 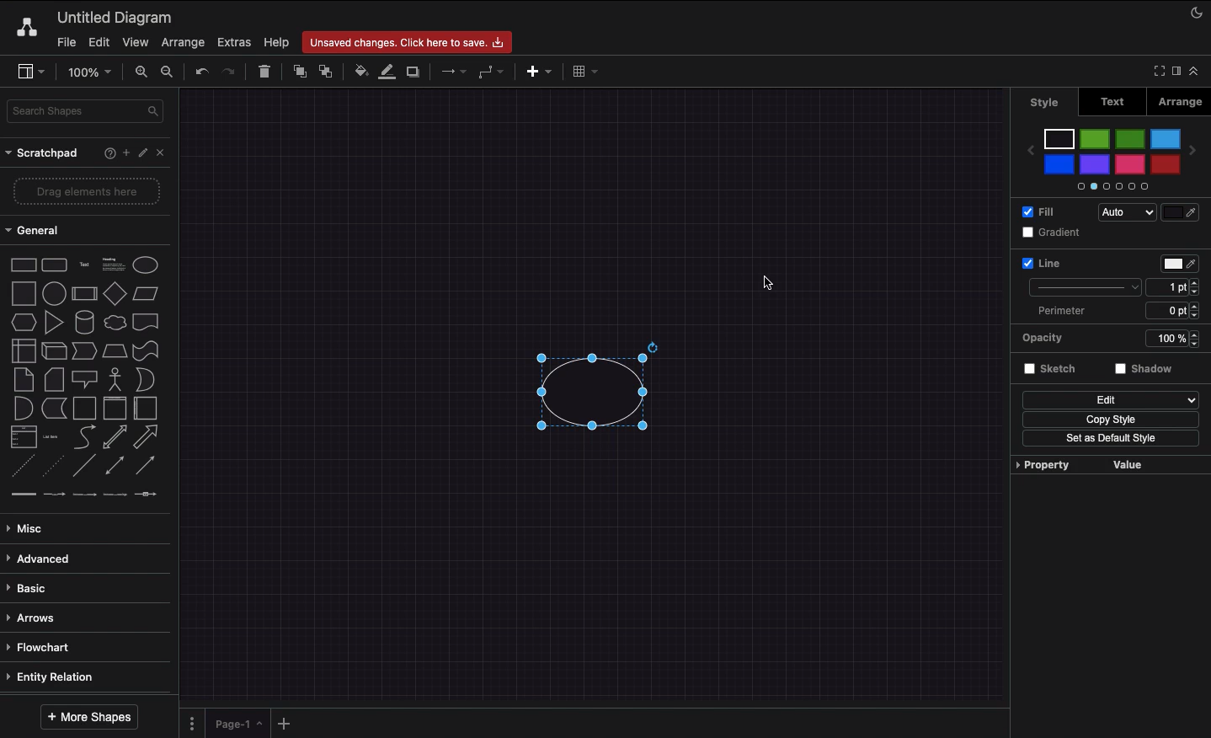 What do you see at coordinates (54, 409) in the screenshot?
I see `Data storage` at bounding box center [54, 409].